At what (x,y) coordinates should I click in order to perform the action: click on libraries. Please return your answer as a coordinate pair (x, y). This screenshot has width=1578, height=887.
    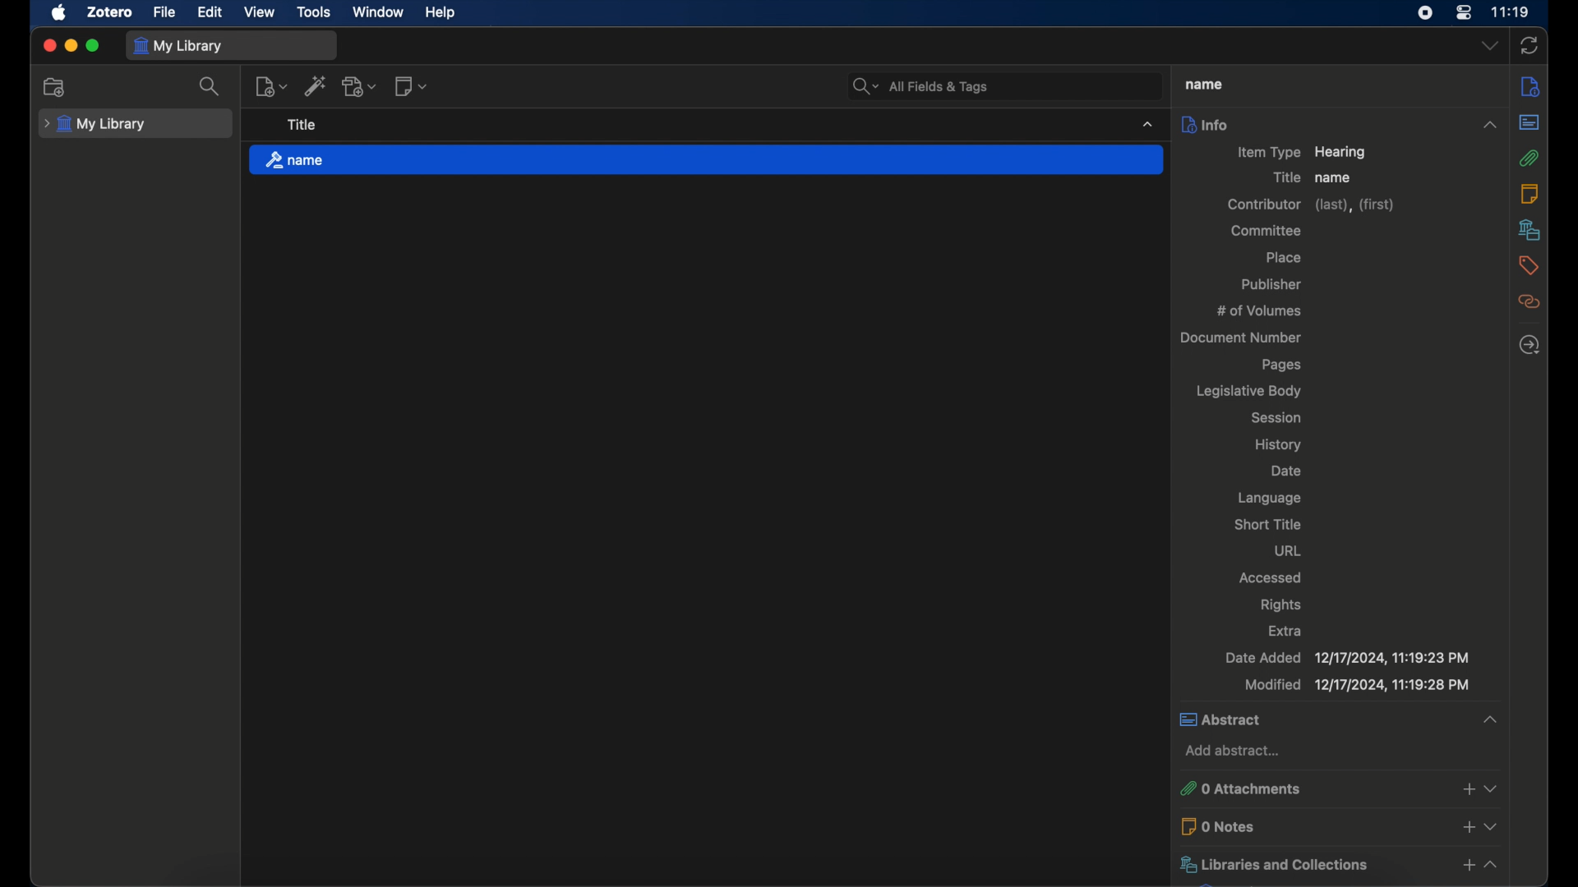
    Looking at the image, I should click on (1338, 864).